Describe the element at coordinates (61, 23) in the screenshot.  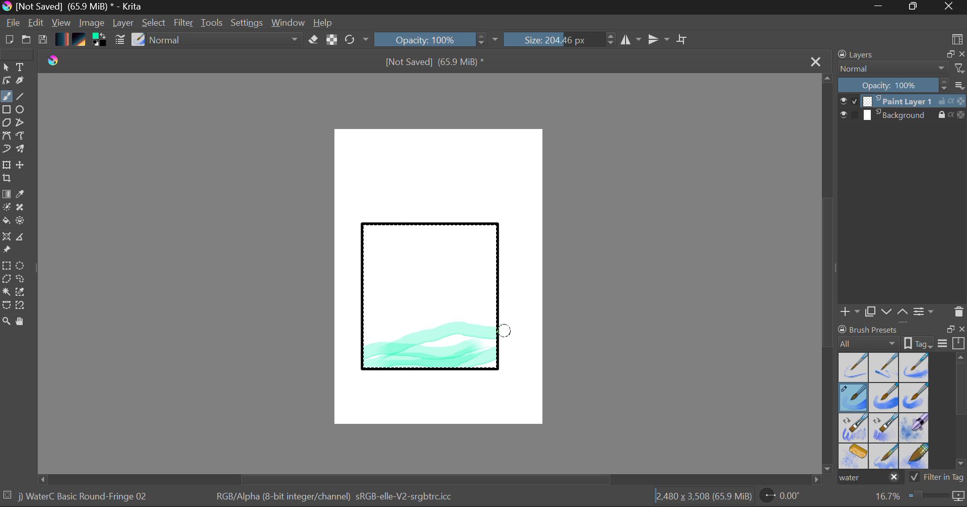
I see `View` at that location.